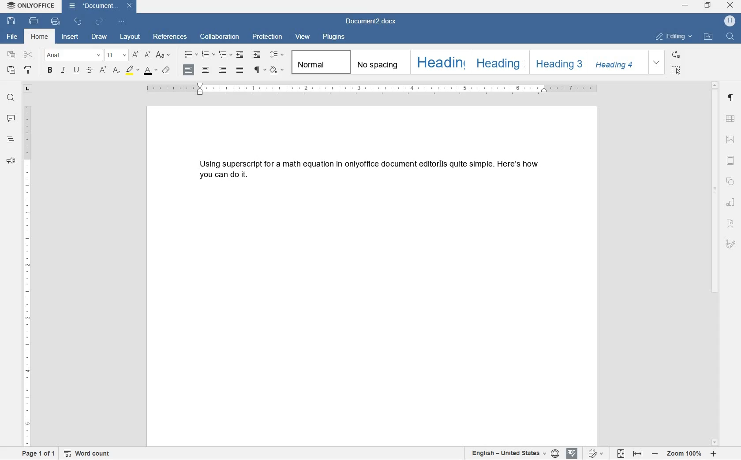 Image resolution: width=741 pixels, height=460 pixels. What do you see at coordinates (731, 119) in the screenshot?
I see `table` at bounding box center [731, 119].